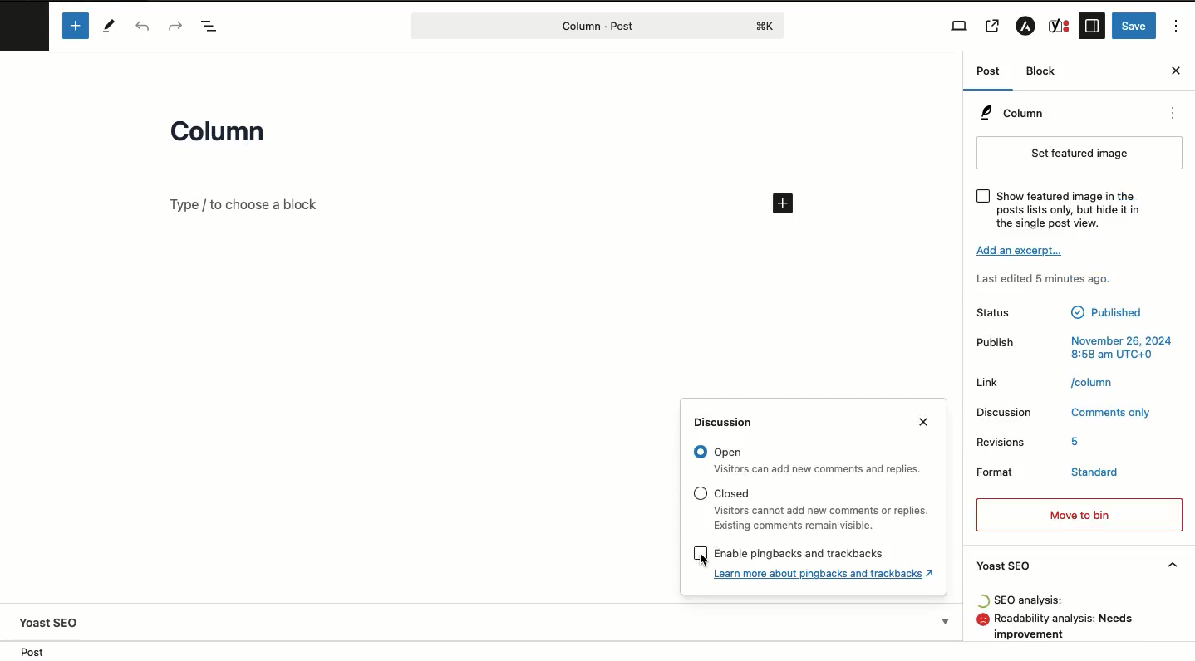 The width and height of the screenshot is (1195, 661). What do you see at coordinates (244, 204) in the screenshot?
I see `Add new block` at bounding box center [244, 204].